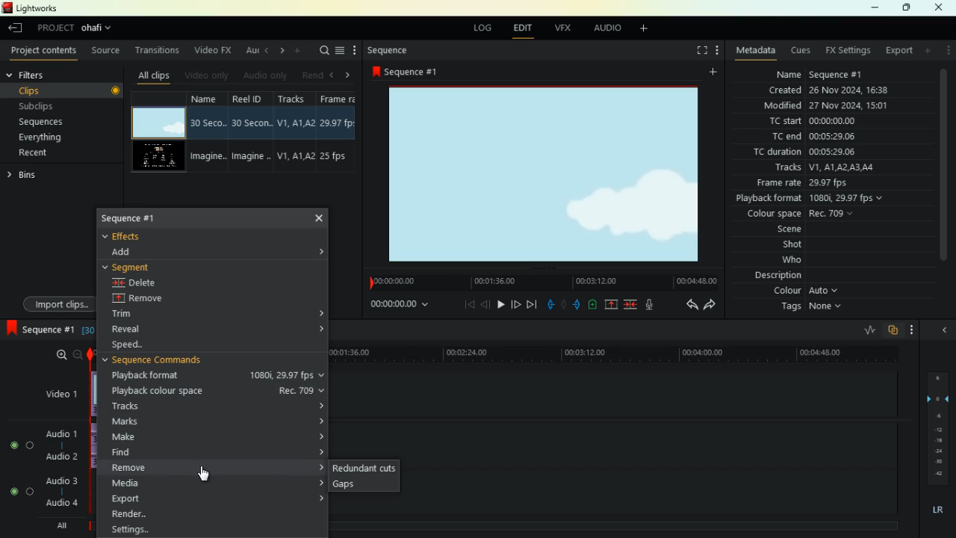  Describe the element at coordinates (40, 137) in the screenshot. I see `everything` at that location.